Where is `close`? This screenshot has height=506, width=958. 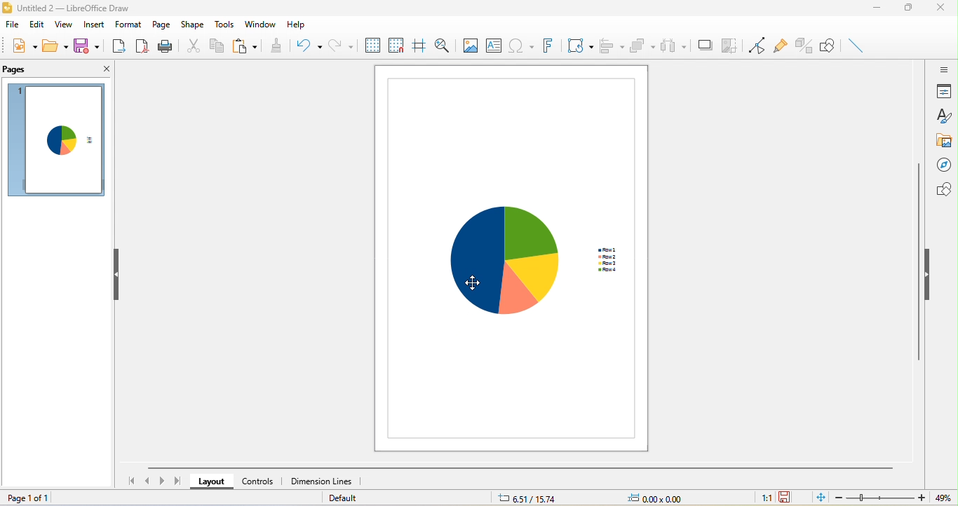
close is located at coordinates (103, 71).